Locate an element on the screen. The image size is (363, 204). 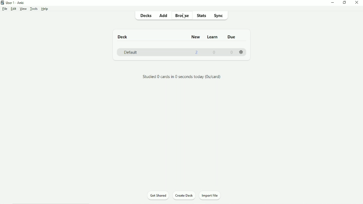
Help is located at coordinates (45, 9).